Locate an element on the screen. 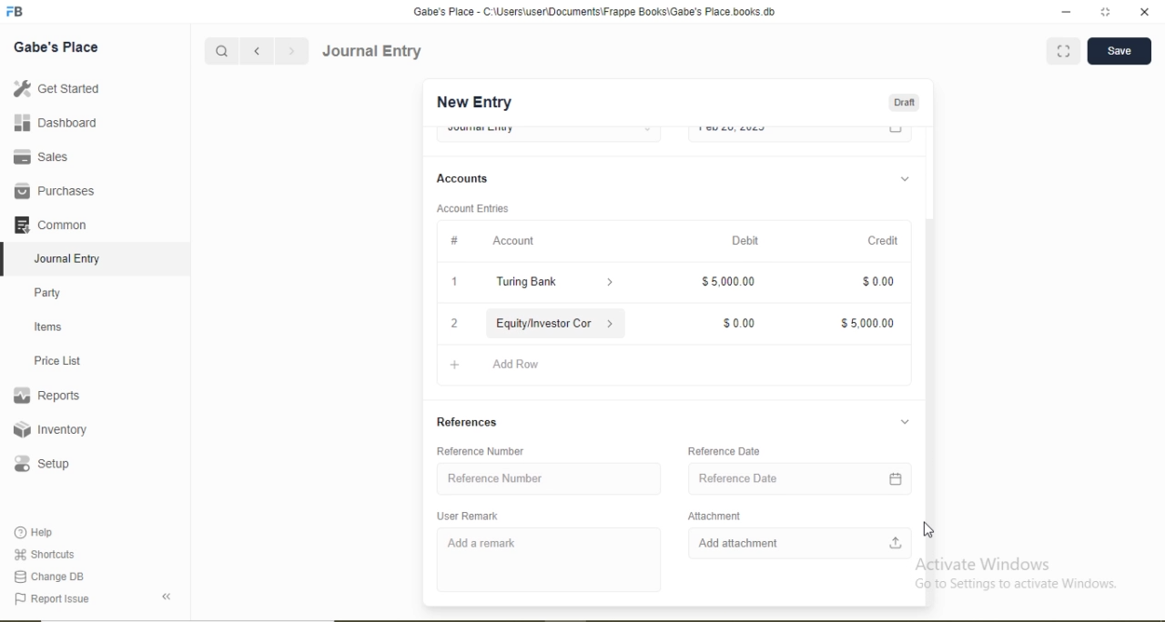 The image size is (1165, 622). $5,000.00 is located at coordinates (728, 280).